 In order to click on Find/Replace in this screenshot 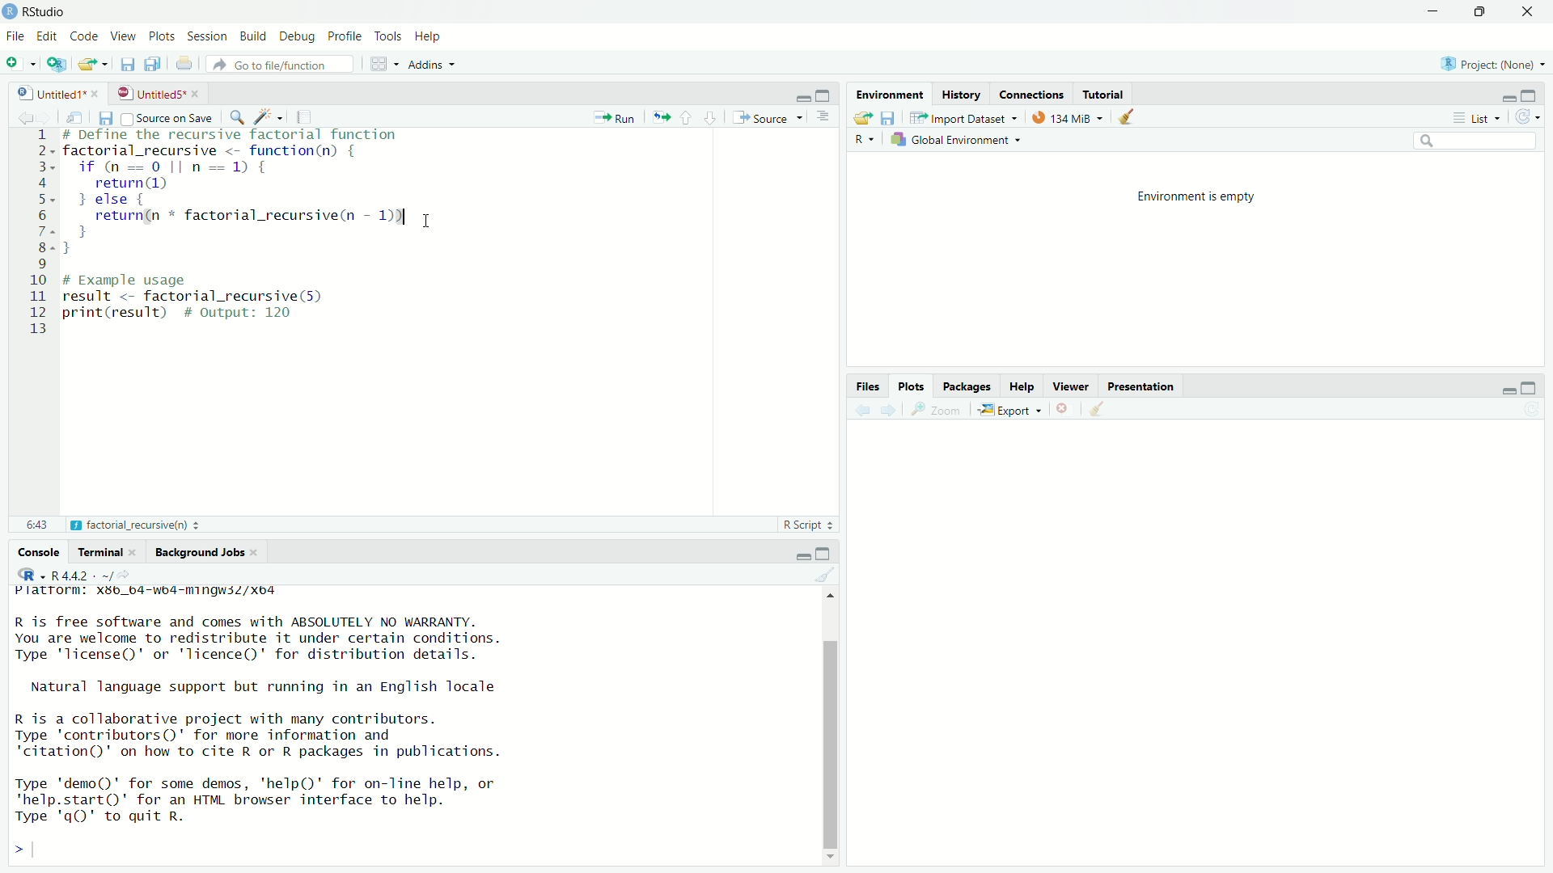, I will do `click(239, 116)`.